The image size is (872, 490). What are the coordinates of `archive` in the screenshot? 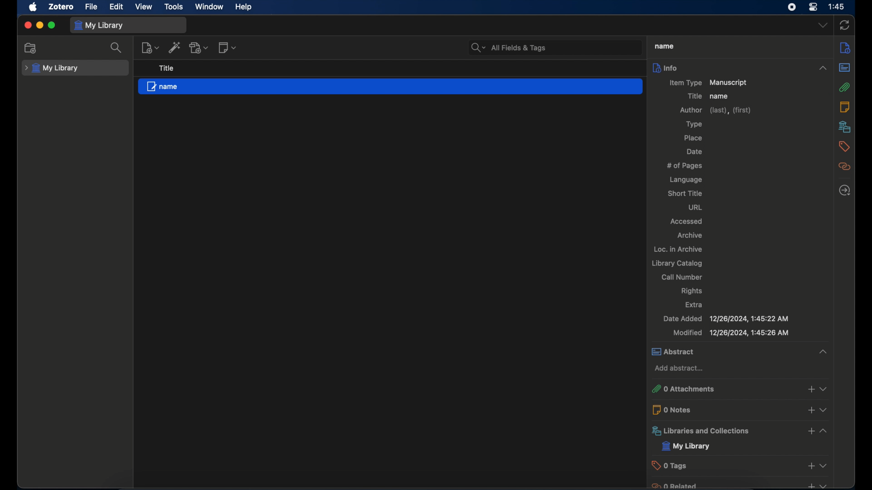 It's located at (689, 235).